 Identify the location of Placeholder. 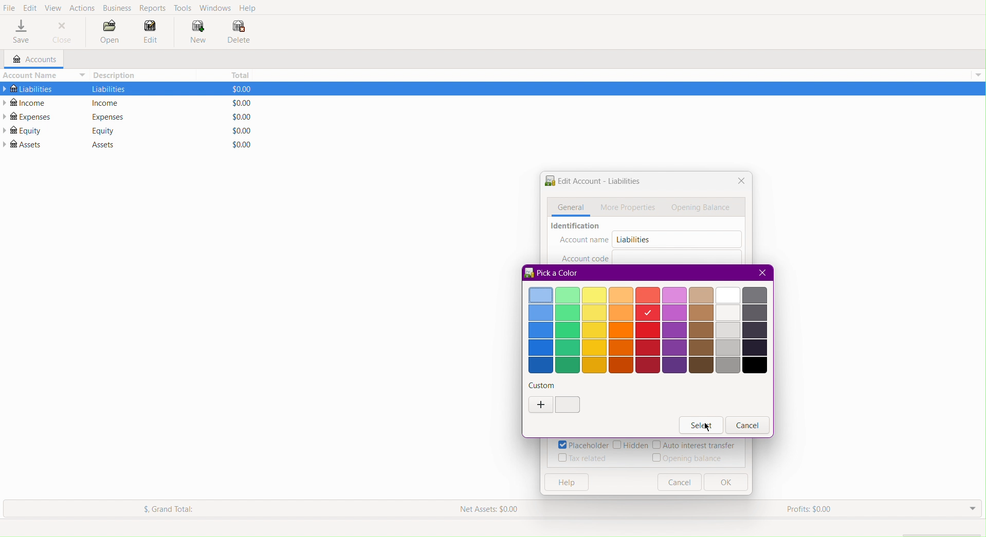
(582, 445).